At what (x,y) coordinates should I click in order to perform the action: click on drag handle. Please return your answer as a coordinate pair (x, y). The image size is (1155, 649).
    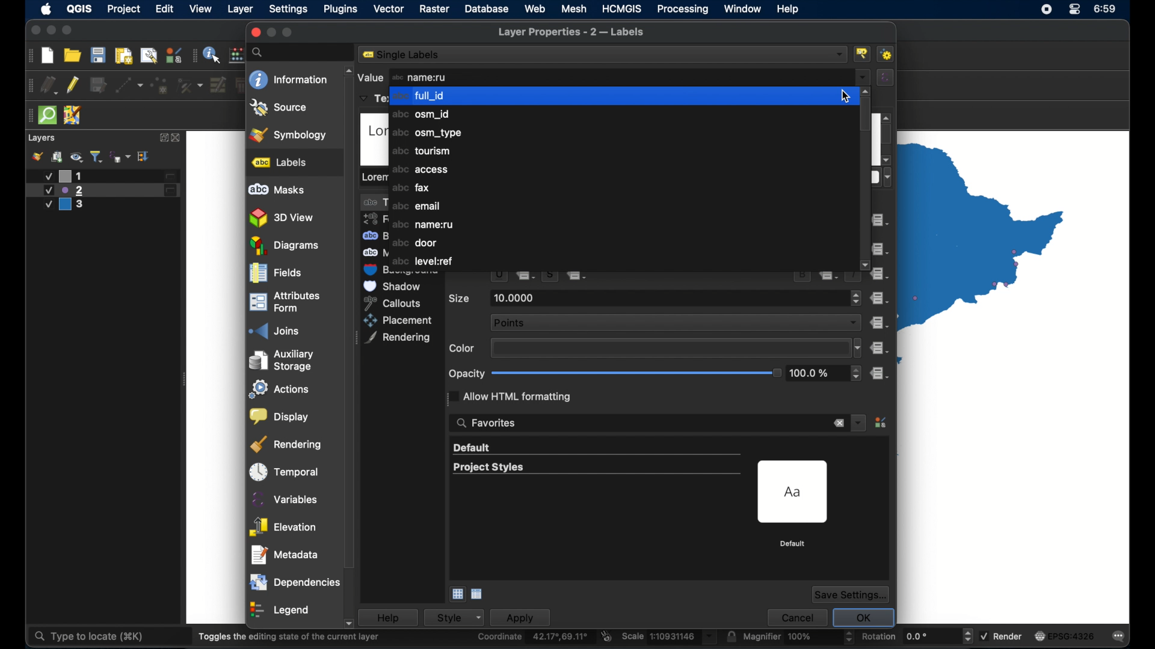
    Looking at the image, I should click on (194, 55).